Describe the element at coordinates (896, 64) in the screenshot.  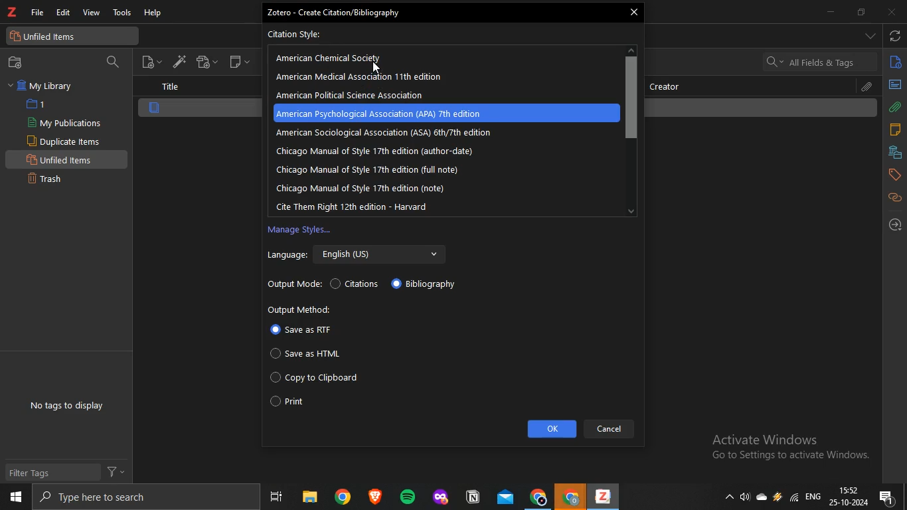
I see `info` at that location.